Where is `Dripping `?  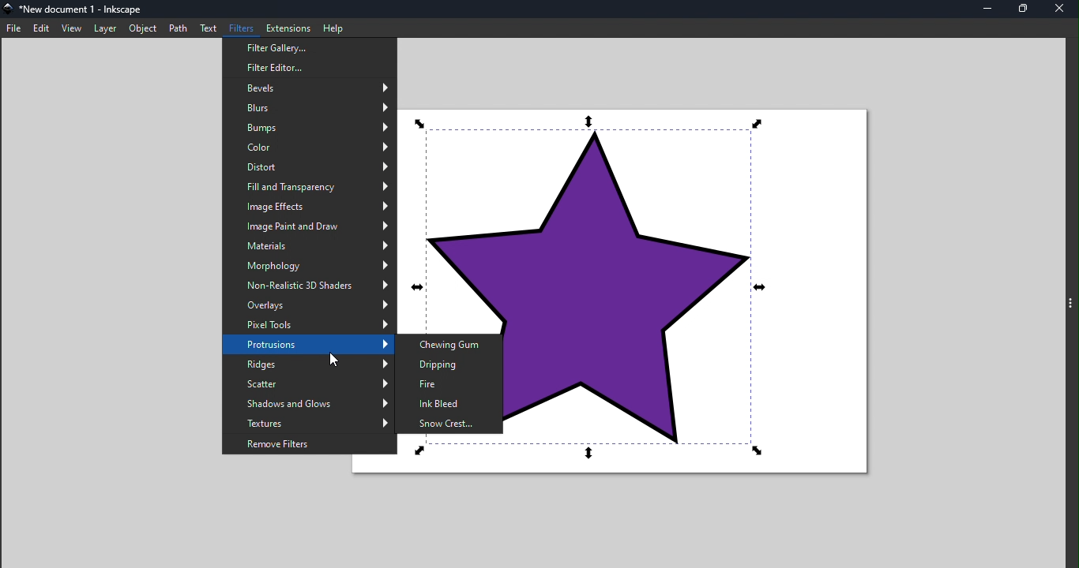 Dripping  is located at coordinates (449, 366).